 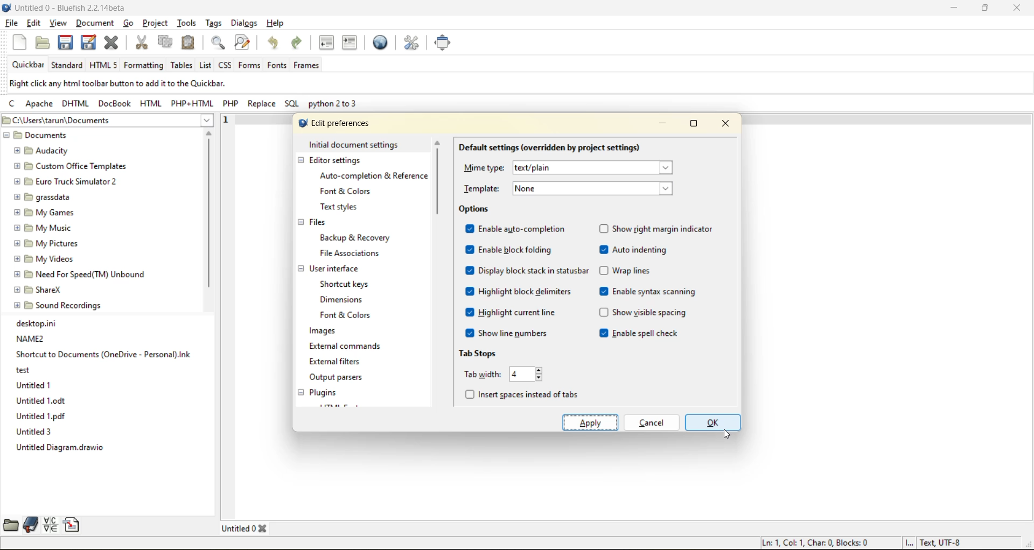 What do you see at coordinates (326, 43) in the screenshot?
I see `unindent` at bounding box center [326, 43].